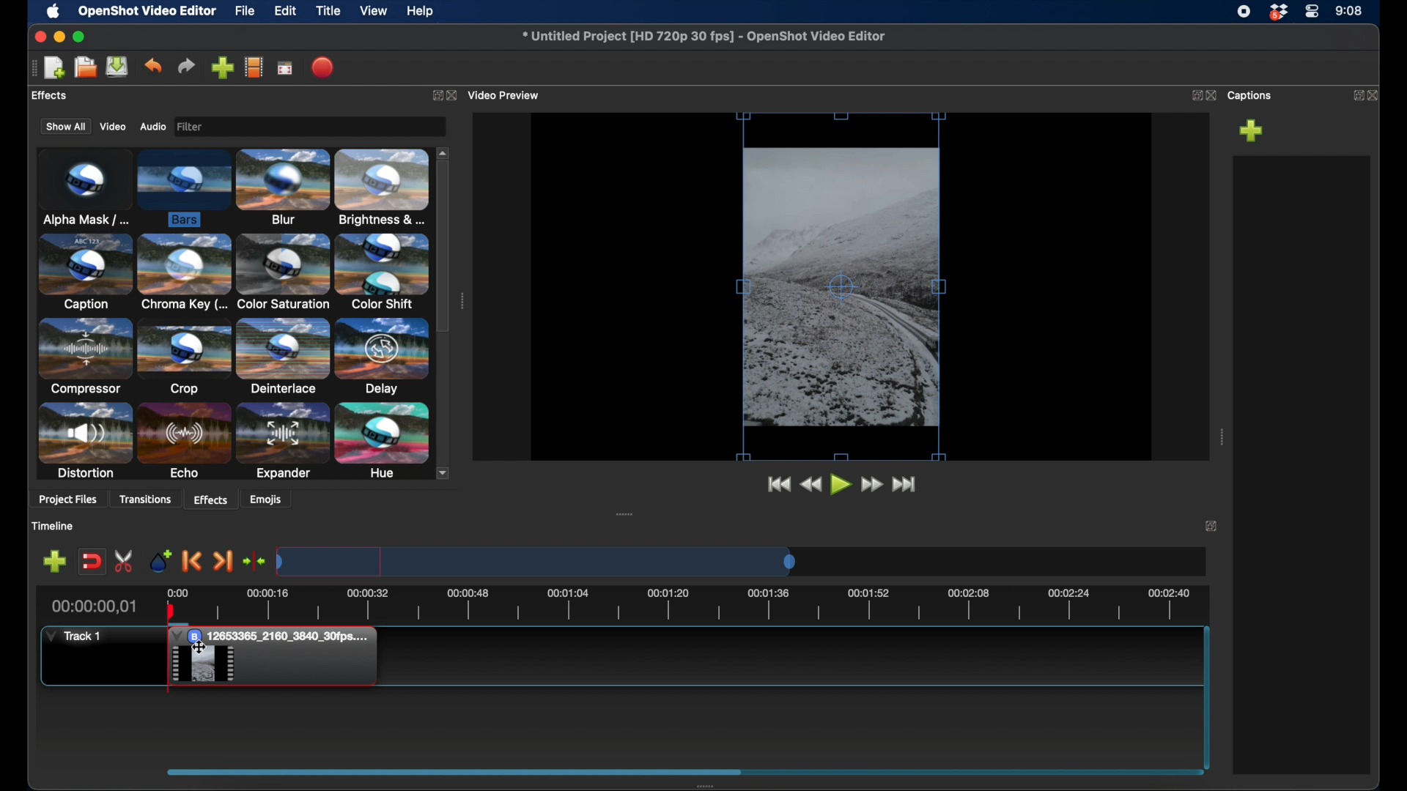 The height and width of the screenshot is (791, 1407). I want to click on import files, so click(222, 67).